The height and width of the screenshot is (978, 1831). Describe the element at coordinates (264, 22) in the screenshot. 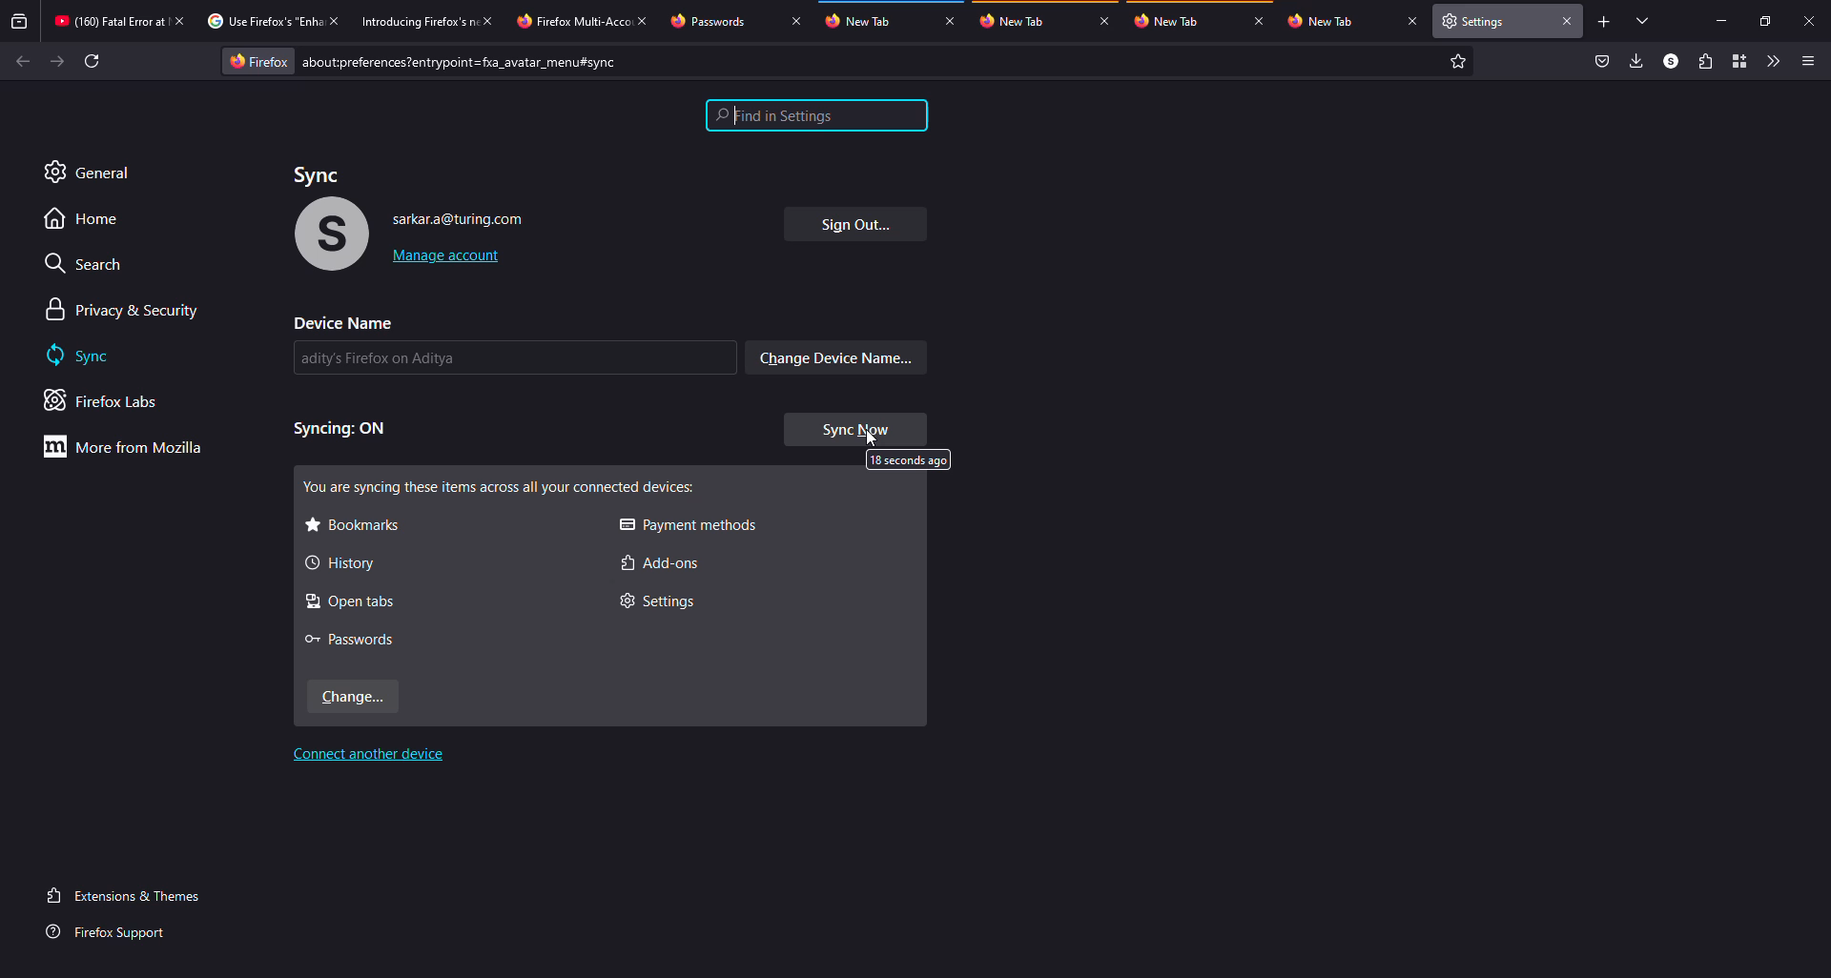

I see `tab` at that location.